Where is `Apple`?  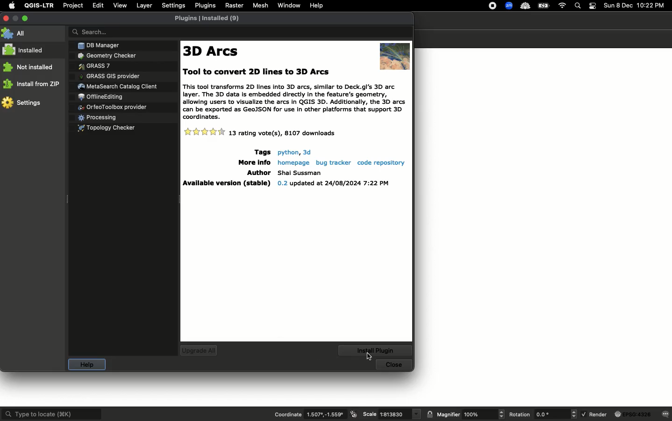 Apple is located at coordinates (10, 6).